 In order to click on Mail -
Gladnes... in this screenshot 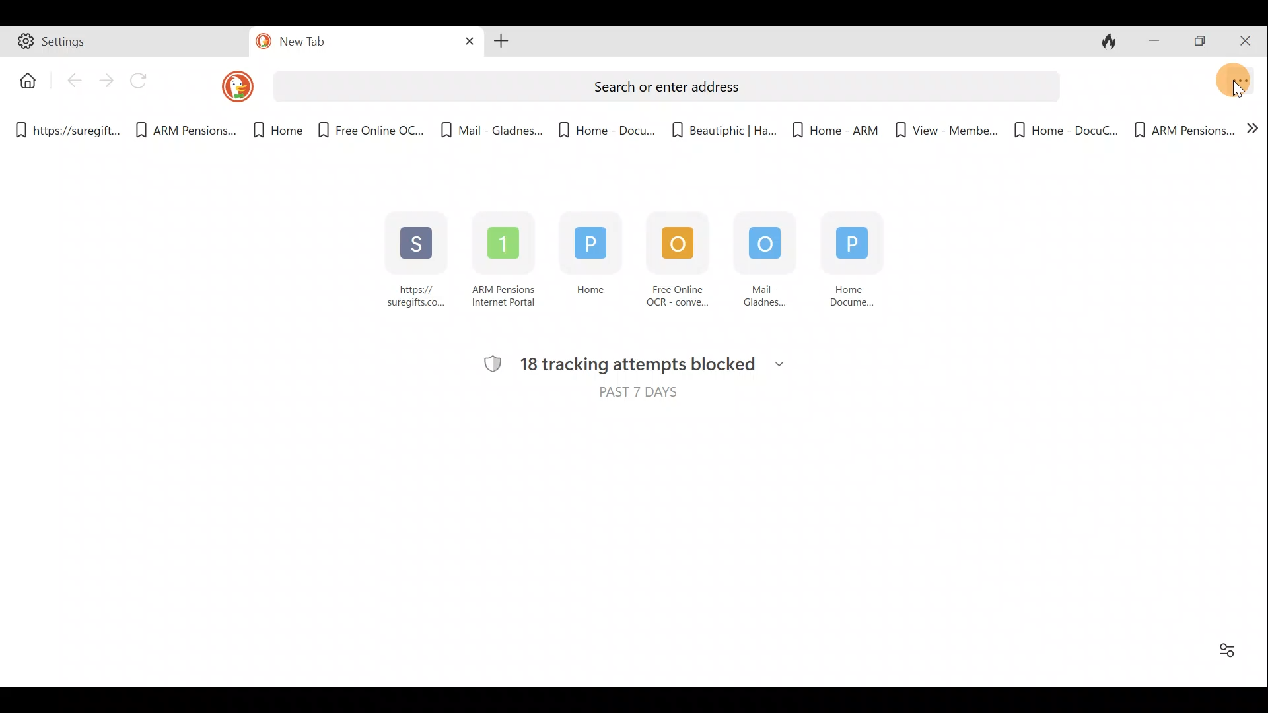, I will do `click(760, 262)`.